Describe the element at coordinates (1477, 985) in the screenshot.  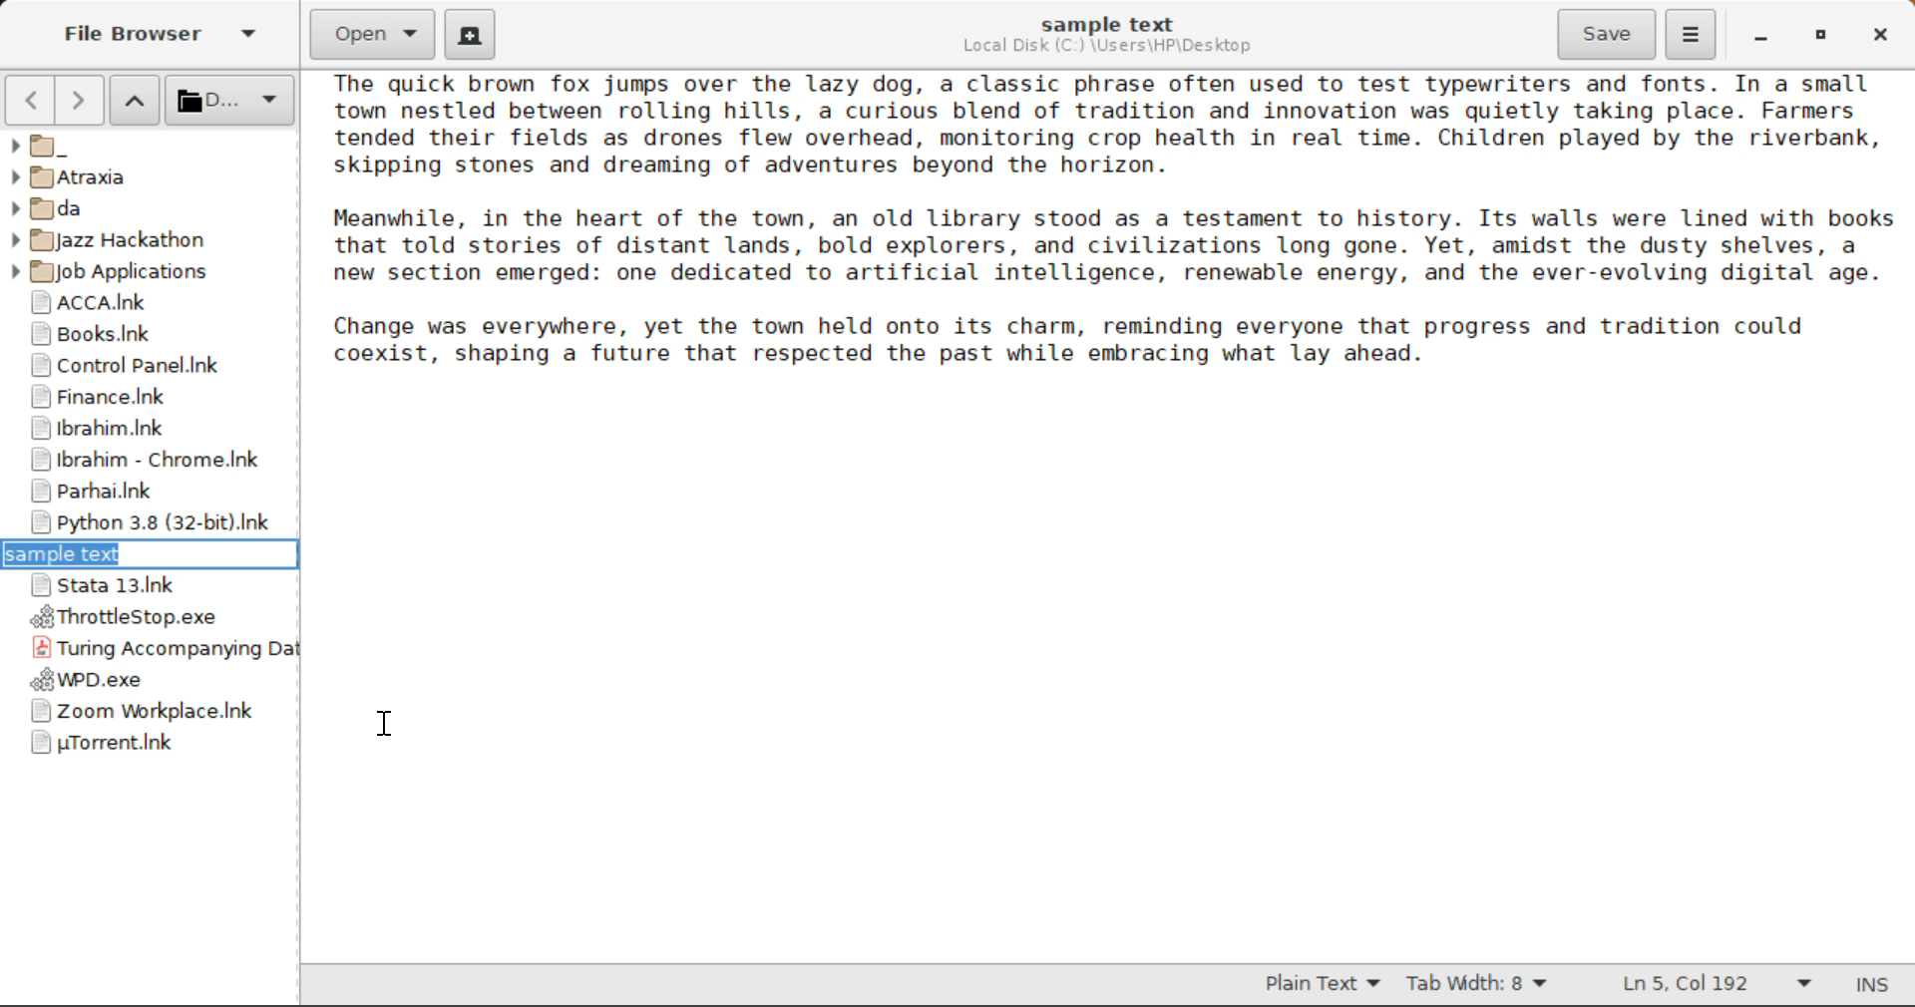
I see `Tab Width ` at that location.